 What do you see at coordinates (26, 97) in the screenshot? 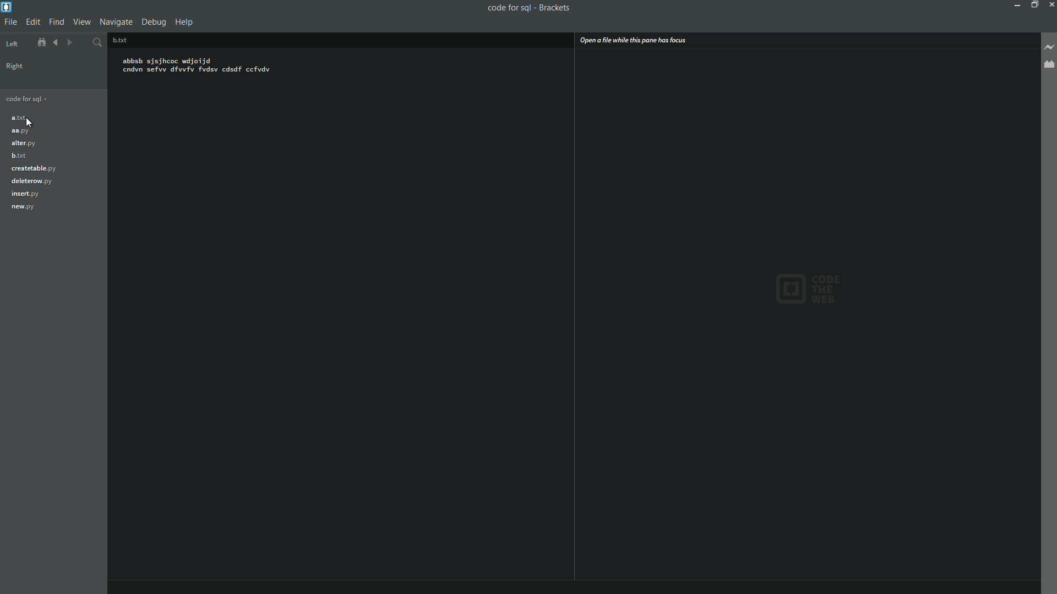
I see `code for sql` at bounding box center [26, 97].